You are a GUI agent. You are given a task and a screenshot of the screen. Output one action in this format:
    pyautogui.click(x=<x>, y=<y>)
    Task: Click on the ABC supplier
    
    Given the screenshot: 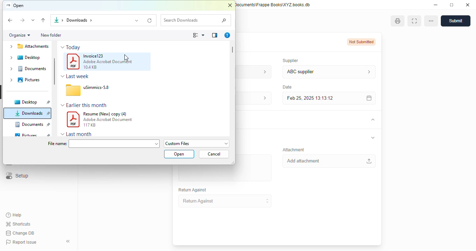 What is the action you would take?
    pyautogui.click(x=316, y=72)
    